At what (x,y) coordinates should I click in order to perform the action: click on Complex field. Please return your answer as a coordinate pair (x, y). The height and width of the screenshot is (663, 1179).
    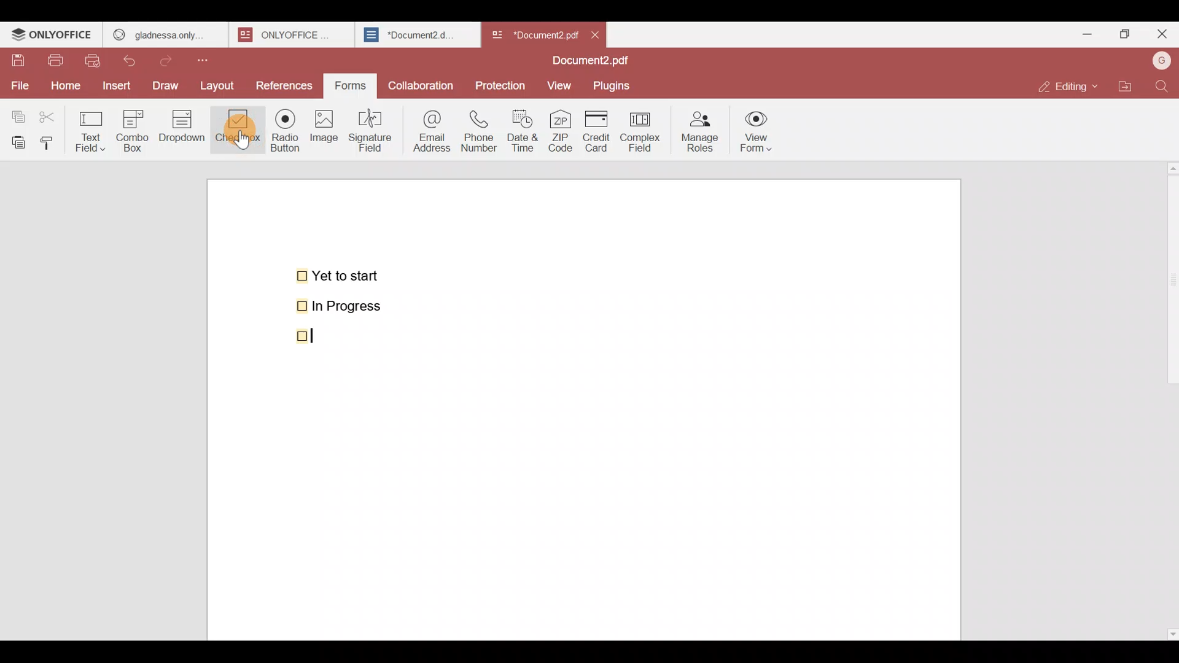
    Looking at the image, I should click on (639, 133).